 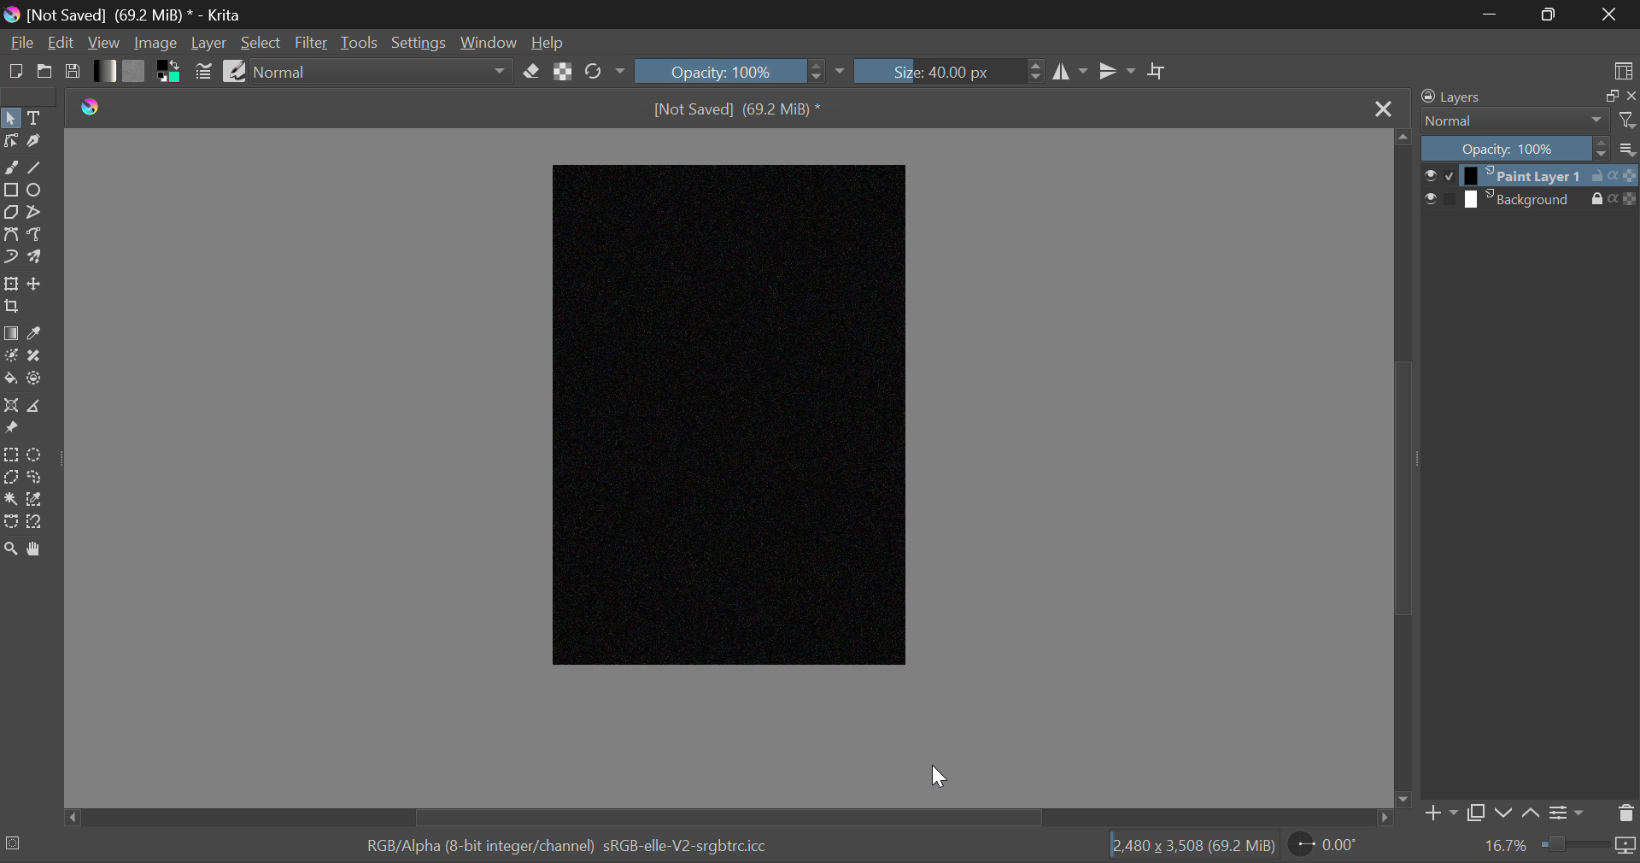 What do you see at coordinates (1529, 811) in the screenshot?
I see `Move Layer Up` at bounding box center [1529, 811].